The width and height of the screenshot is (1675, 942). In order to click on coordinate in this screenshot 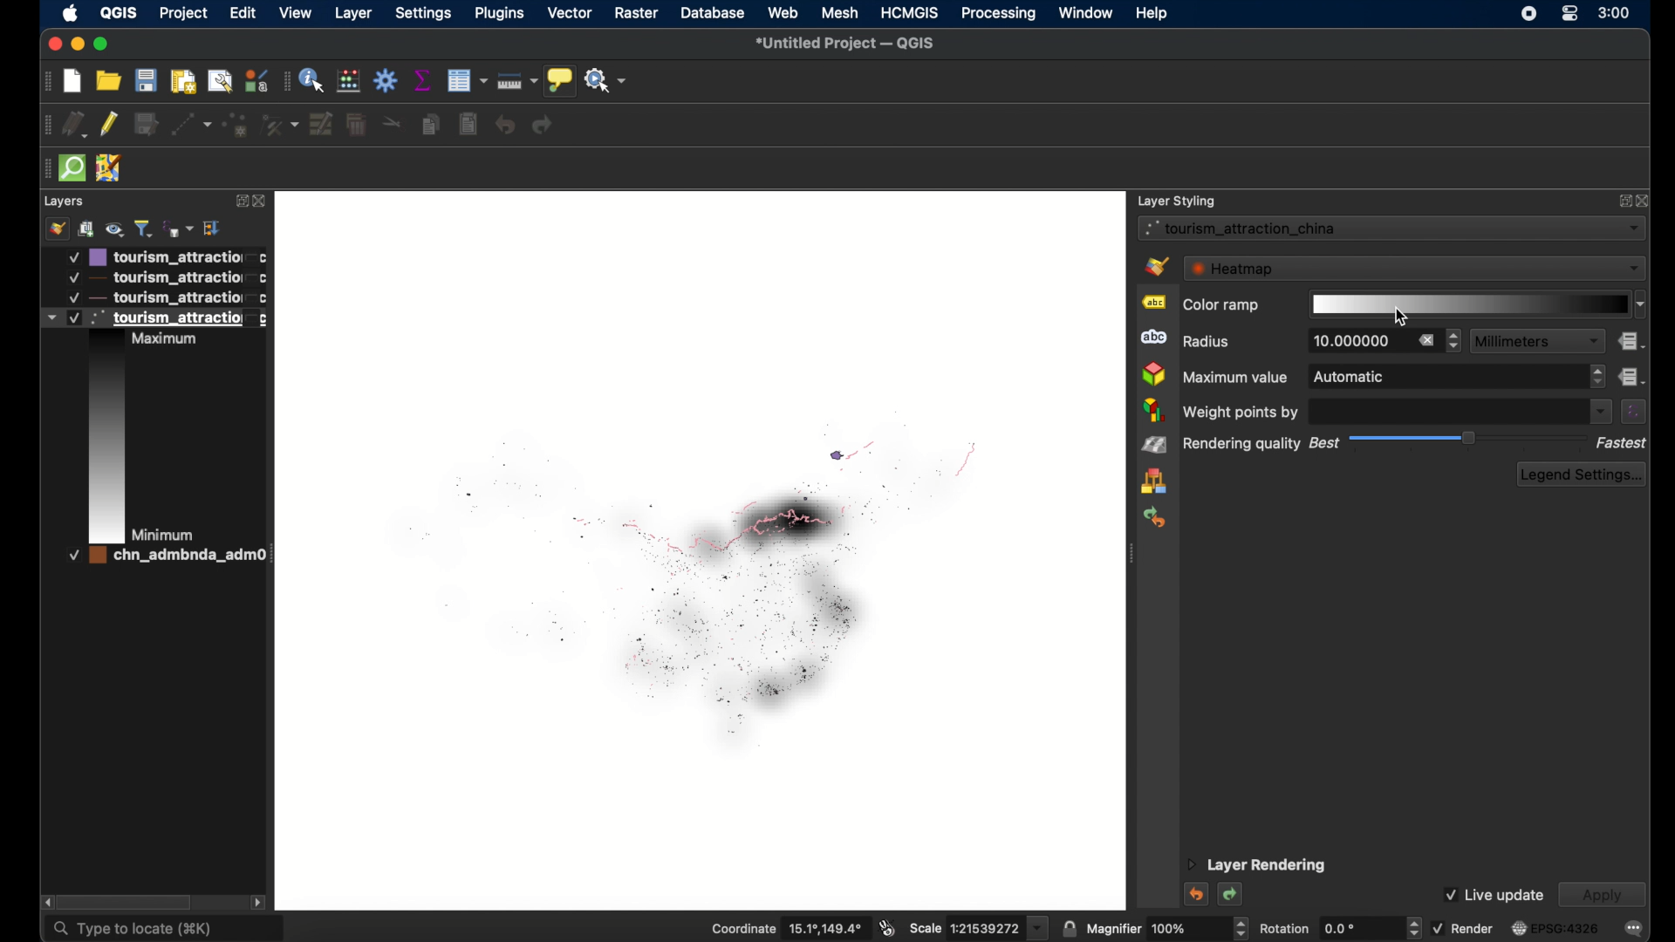, I will do `click(782, 927)`.